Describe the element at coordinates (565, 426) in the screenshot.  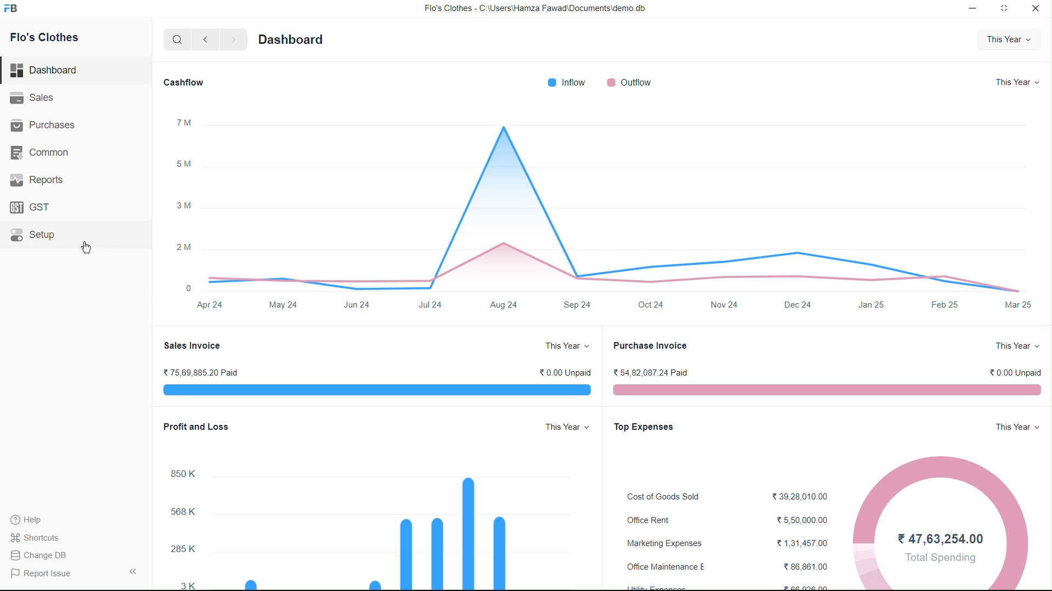
I see `This year` at that location.